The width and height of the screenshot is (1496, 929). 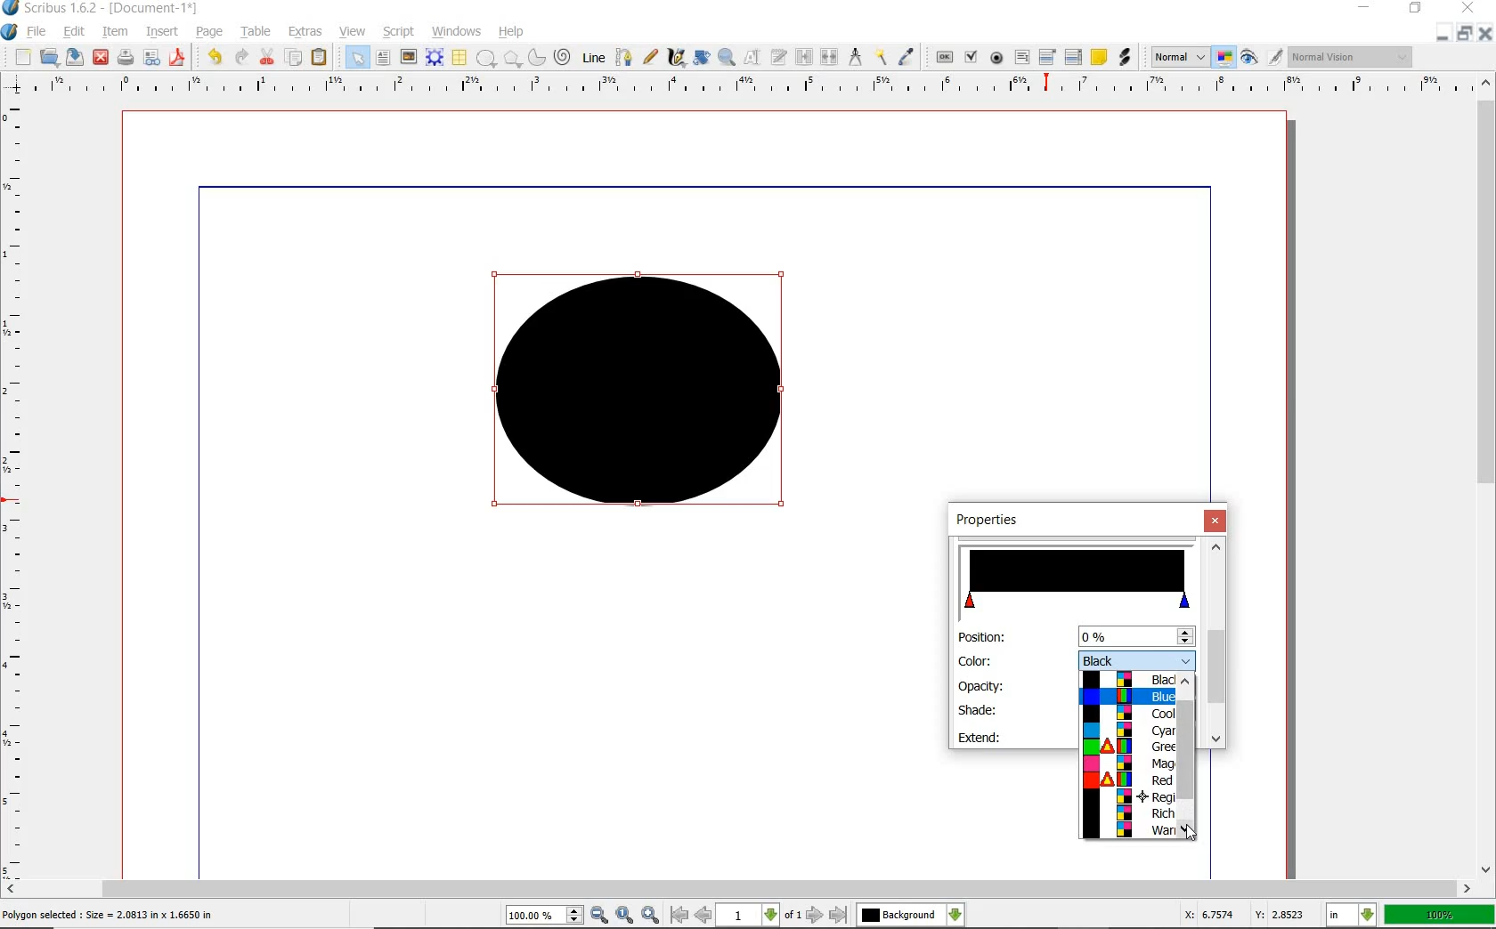 What do you see at coordinates (980, 638) in the screenshot?
I see `position` at bounding box center [980, 638].